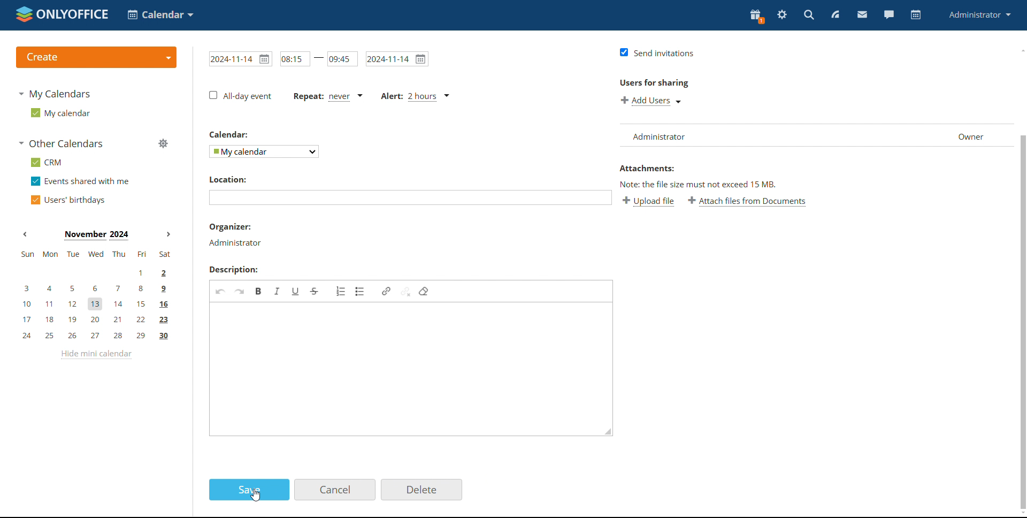 The height and width of the screenshot is (518, 1027). I want to click on italic, so click(277, 291).